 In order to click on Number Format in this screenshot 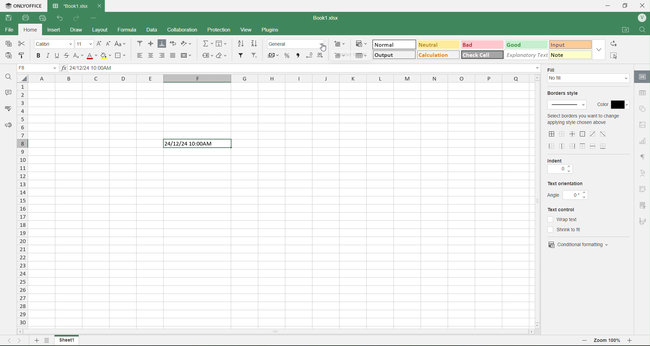, I will do `click(297, 43)`.